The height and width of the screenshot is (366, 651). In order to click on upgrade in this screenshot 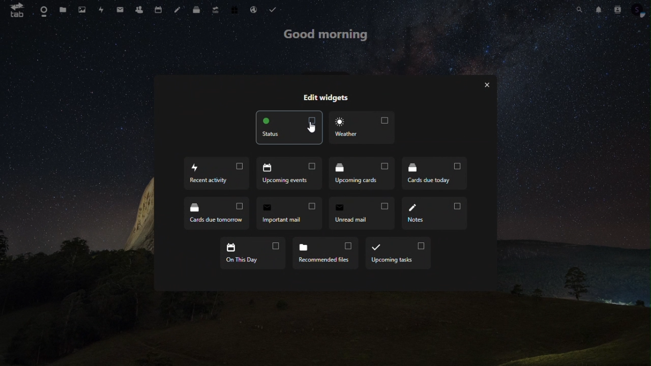, I will do `click(216, 10)`.